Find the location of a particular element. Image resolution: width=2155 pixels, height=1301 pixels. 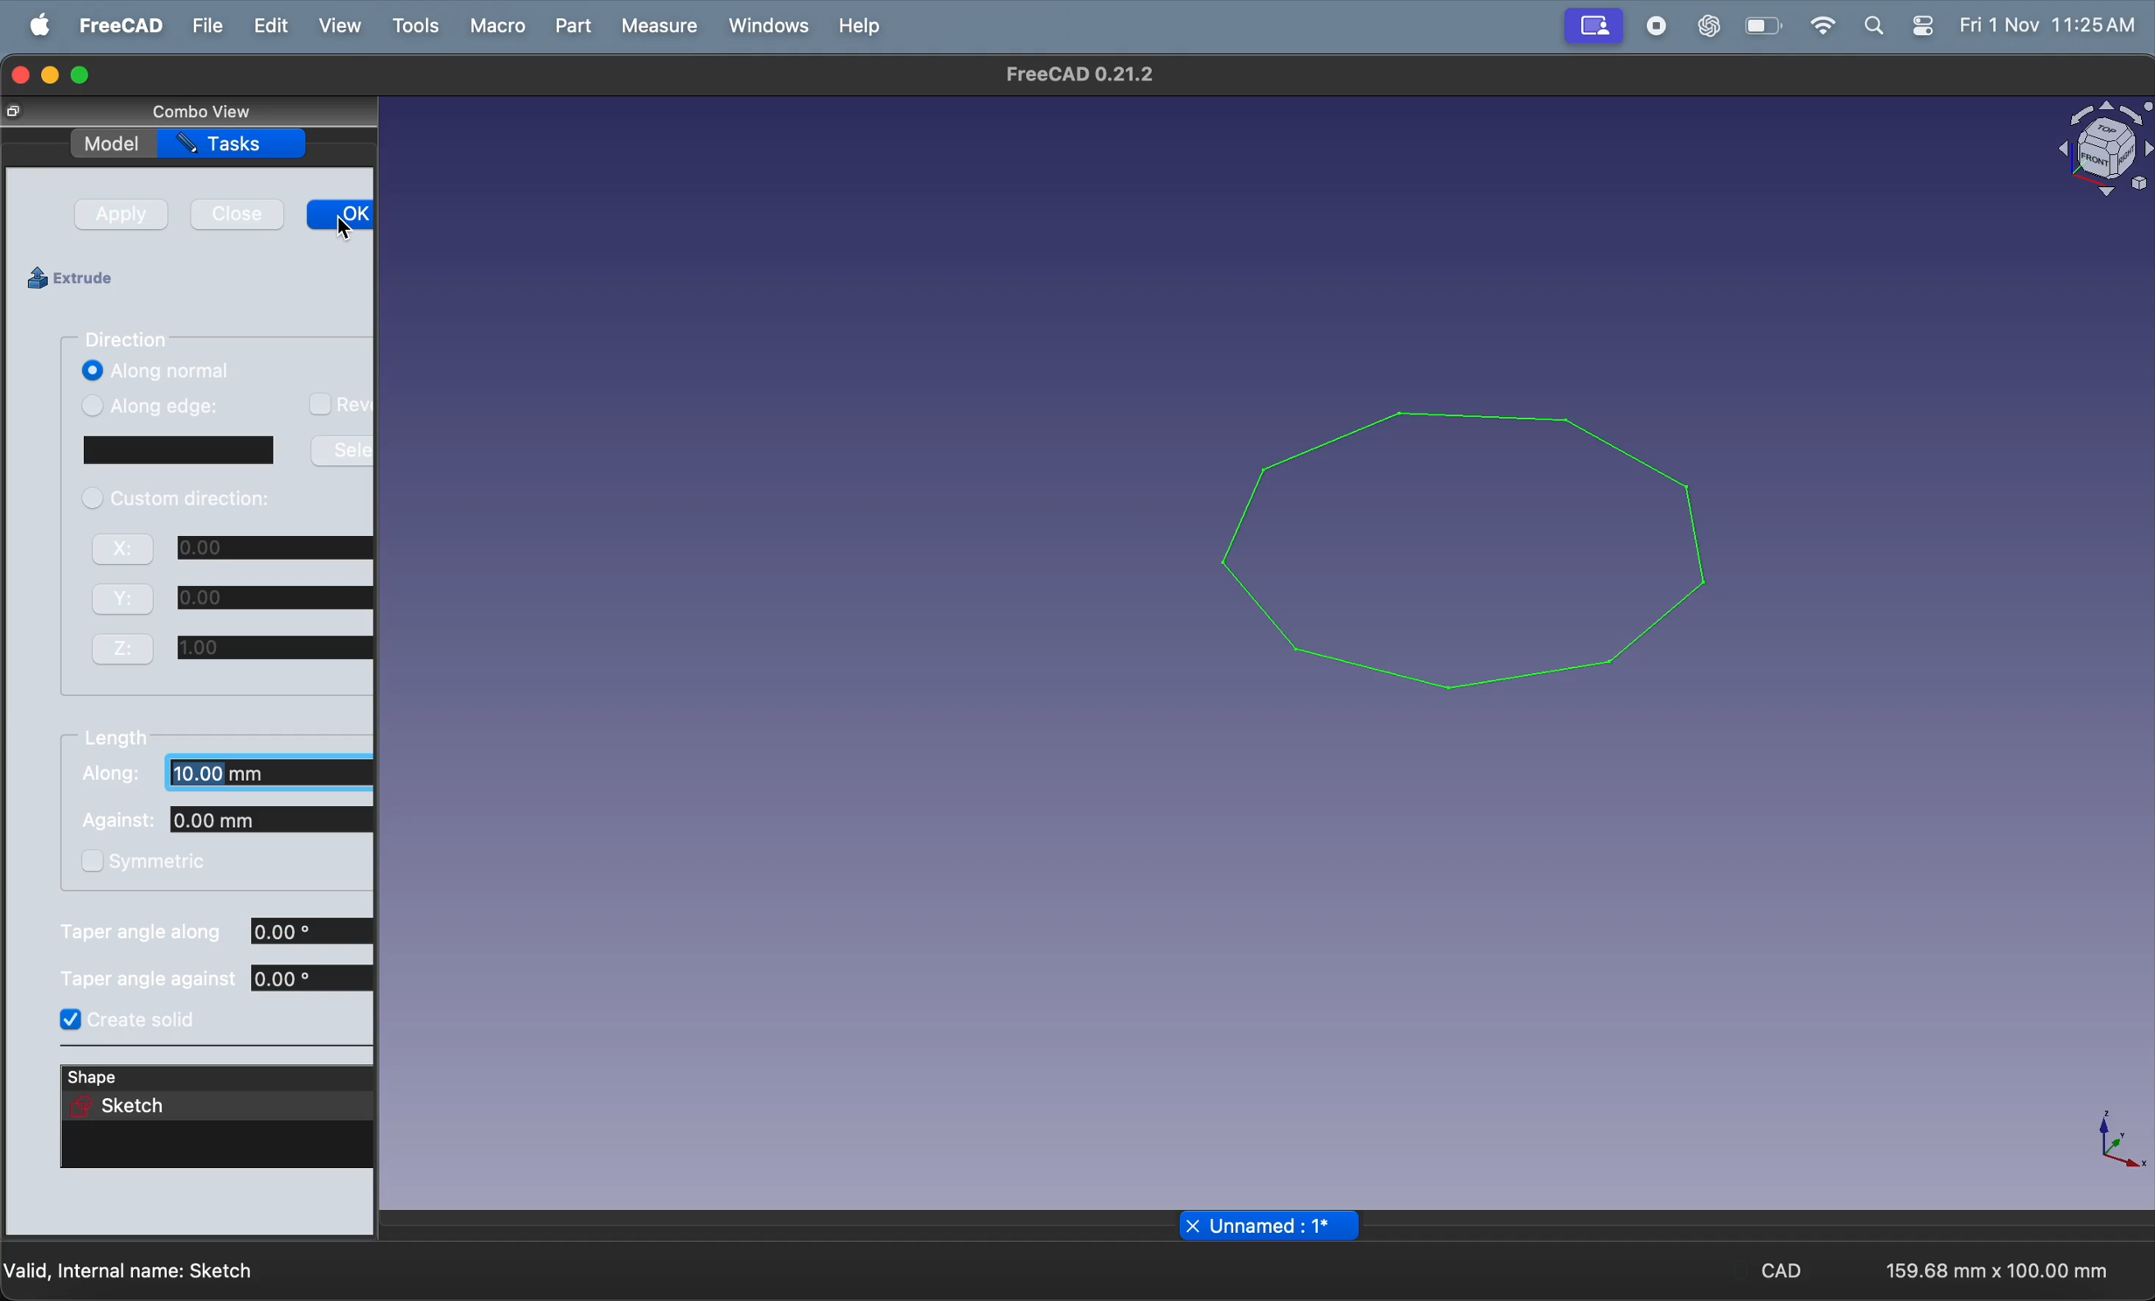

apply is located at coordinates (123, 213).